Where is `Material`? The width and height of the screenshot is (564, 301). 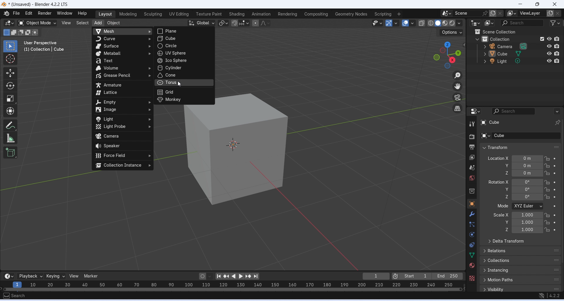 Material is located at coordinates (471, 265).